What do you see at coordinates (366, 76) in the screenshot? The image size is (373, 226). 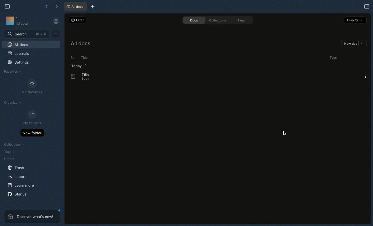 I see `more options` at bounding box center [366, 76].